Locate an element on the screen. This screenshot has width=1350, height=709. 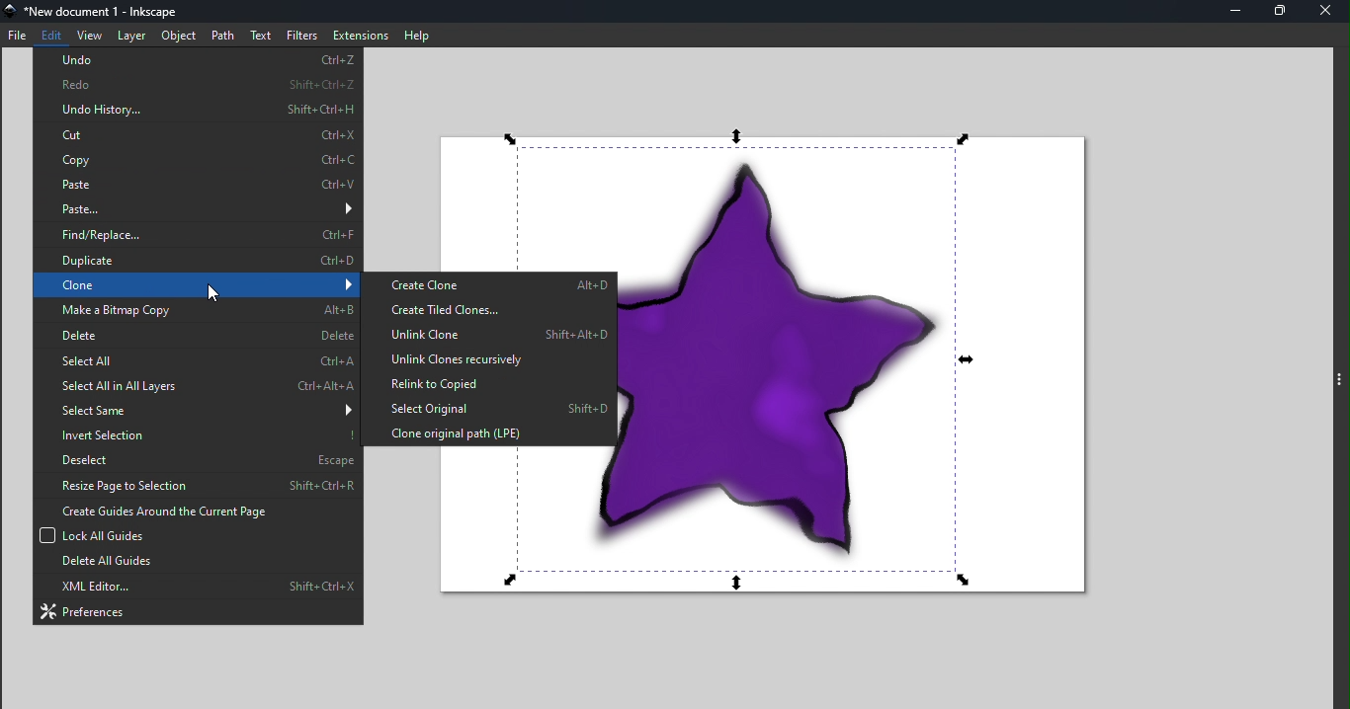
Invert selection is located at coordinates (195, 433).